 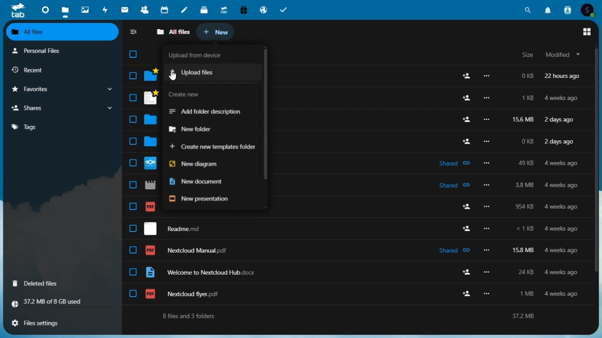 What do you see at coordinates (243, 9) in the screenshot?
I see `Free trial` at bounding box center [243, 9].